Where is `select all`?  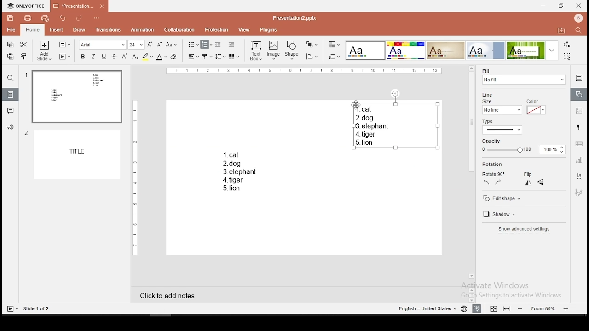
select all is located at coordinates (569, 57).